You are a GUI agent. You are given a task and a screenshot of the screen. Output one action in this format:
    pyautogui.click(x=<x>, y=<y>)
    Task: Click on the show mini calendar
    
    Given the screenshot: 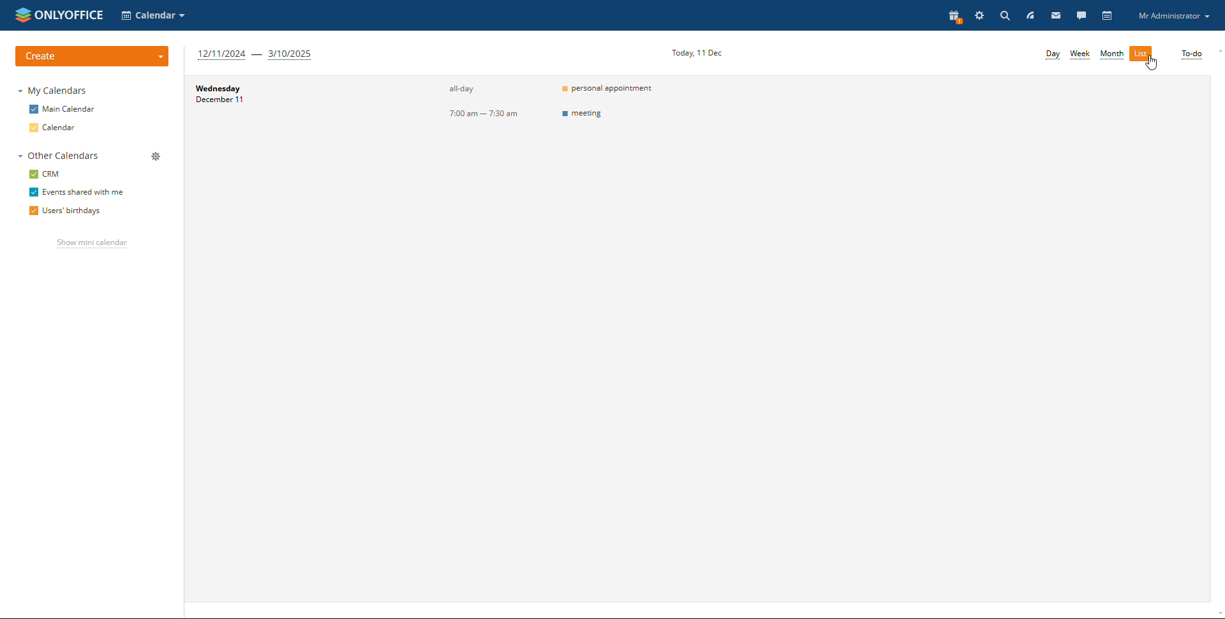 What is the action you would take?
    pyautogui.click(x=92, y=244)
    